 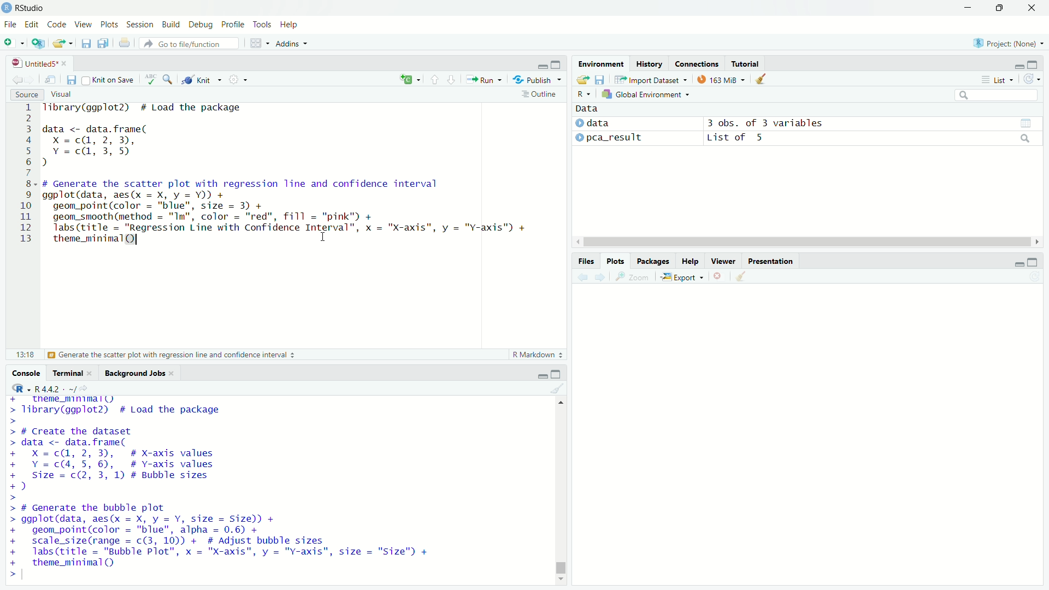 I want to click on Build, so click(x=171, y=24).